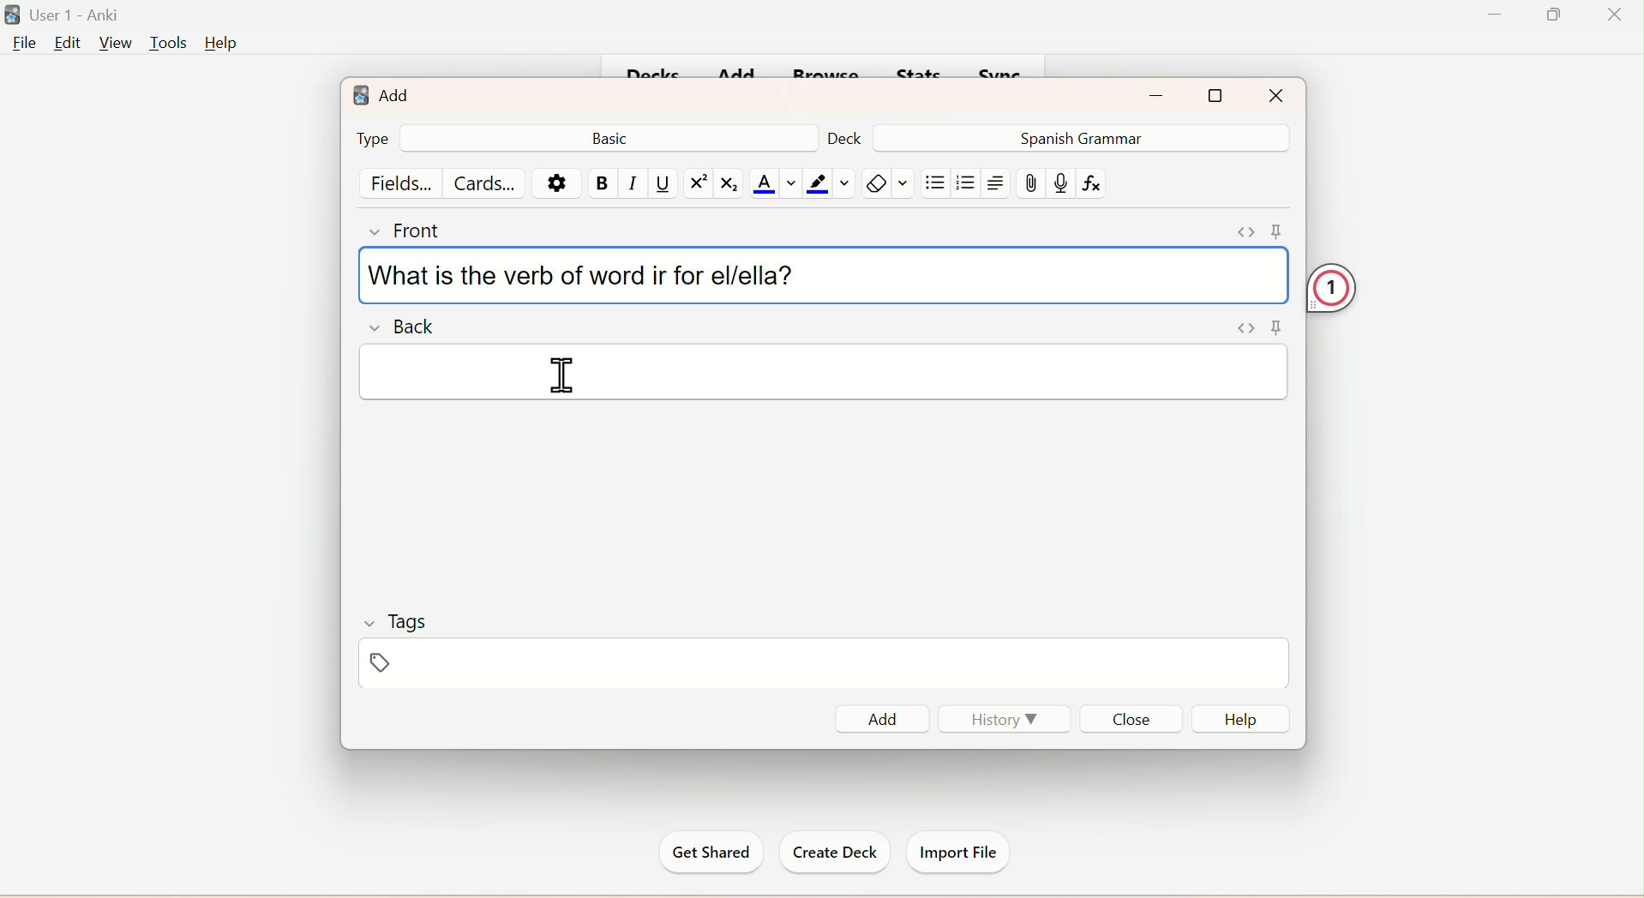  Describe the element at coordinates (1077, 137) in the screenshot. I see `Spanish Grammar` at that location.